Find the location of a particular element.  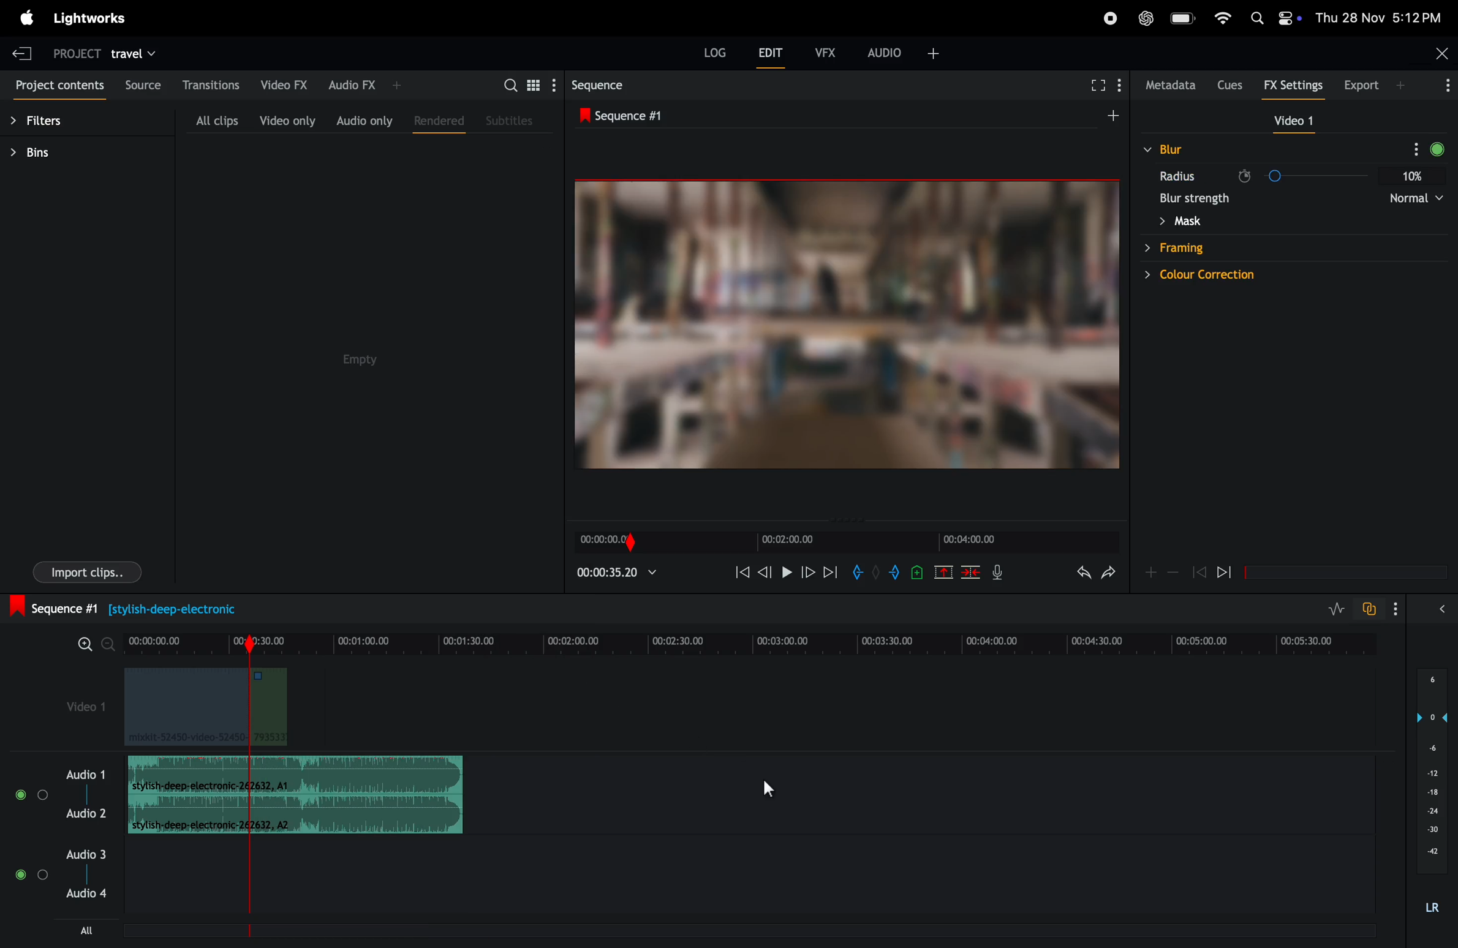

video 1 is located at coordinates (87, 710).